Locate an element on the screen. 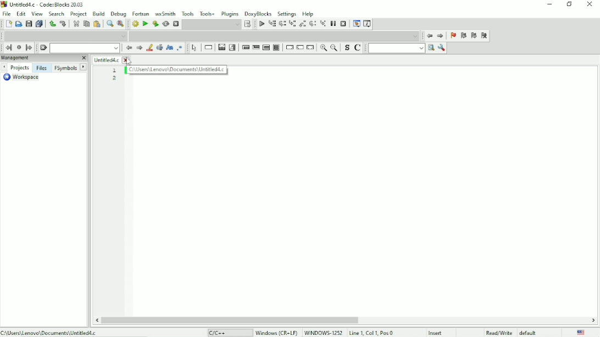  Run to cursor is located at coordinates (271, 24).